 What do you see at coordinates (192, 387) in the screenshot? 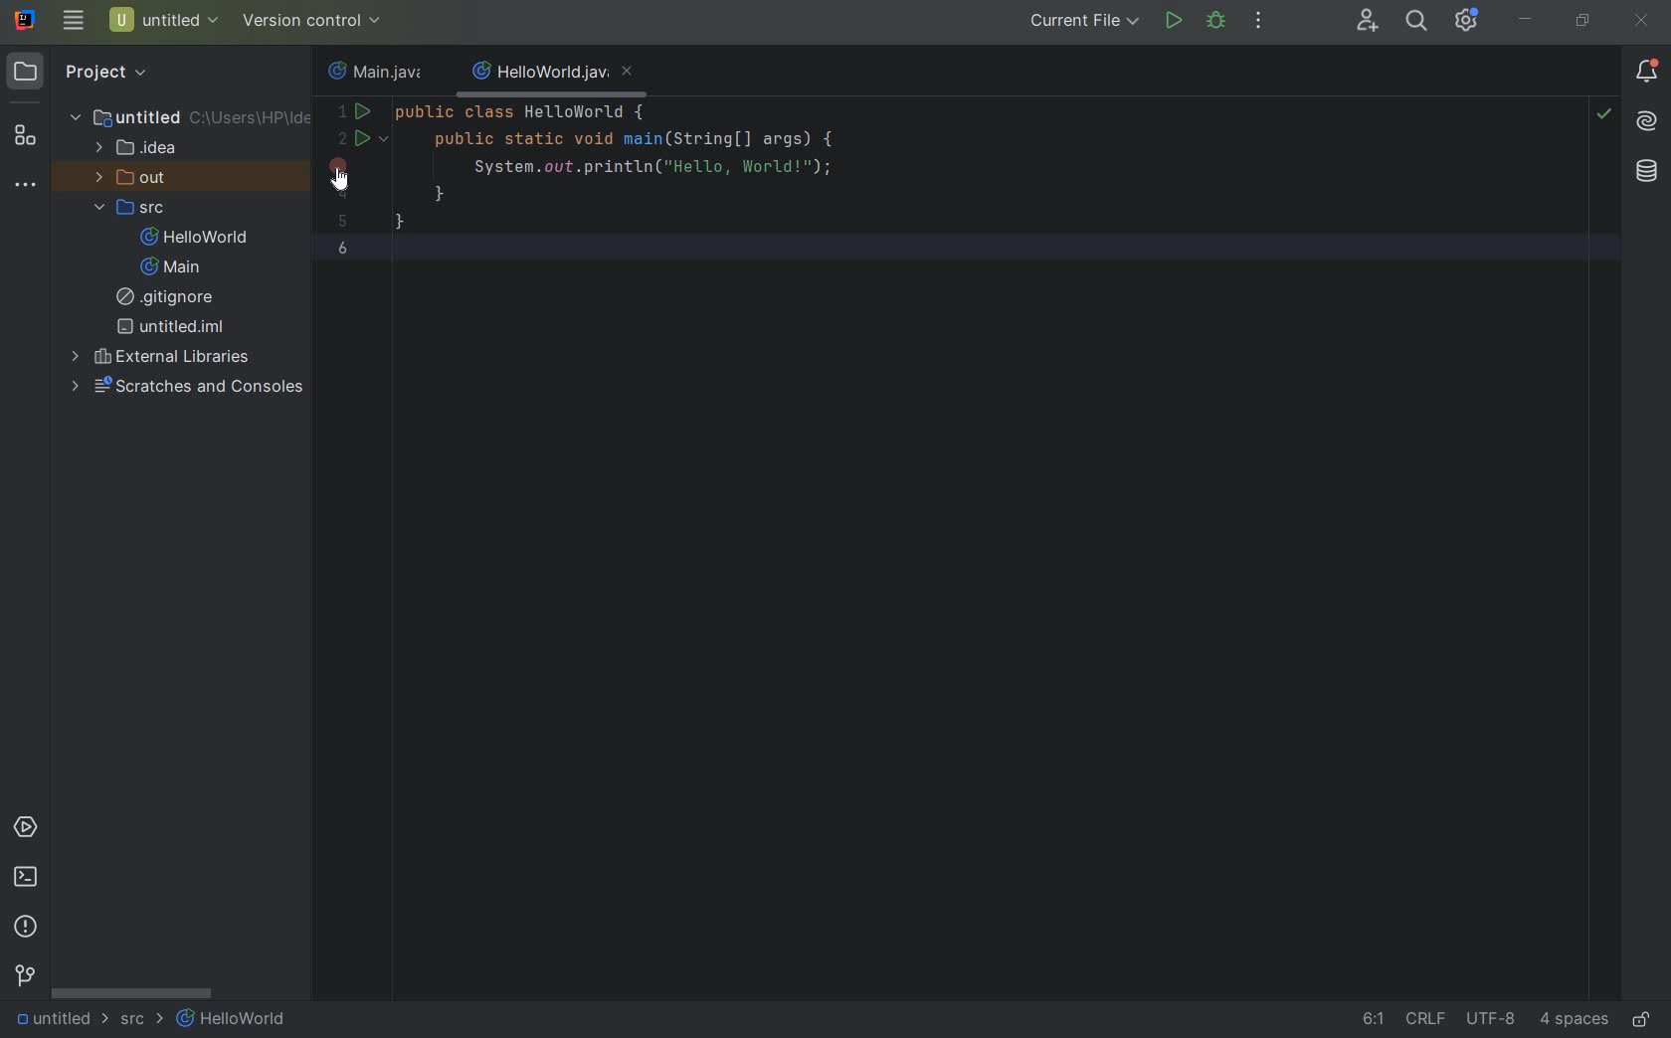
I see `scratches and consoles` at bounding box center [192, 387].